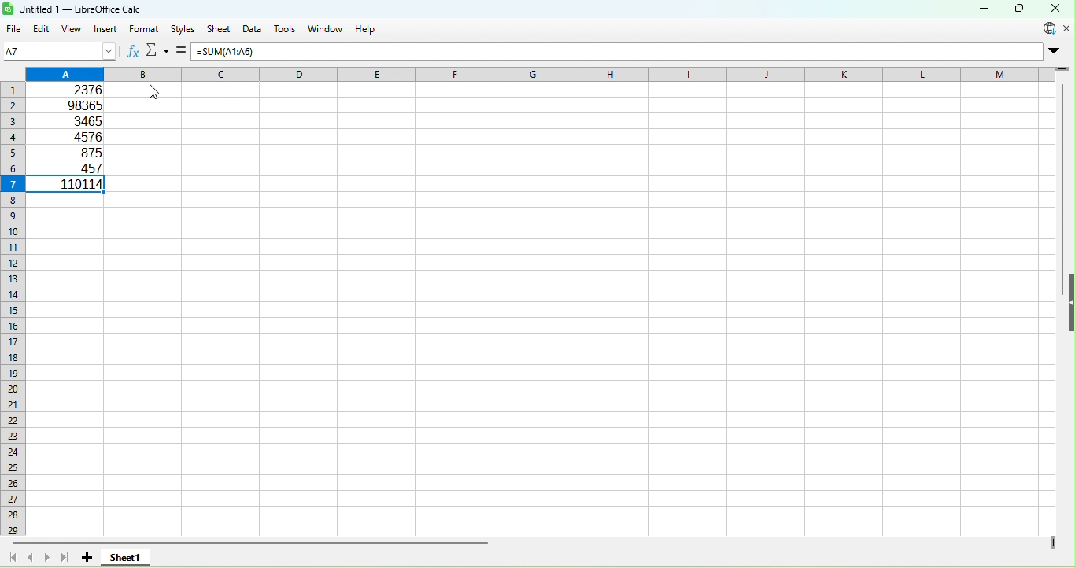  I want to click on File, so click(14, 30).